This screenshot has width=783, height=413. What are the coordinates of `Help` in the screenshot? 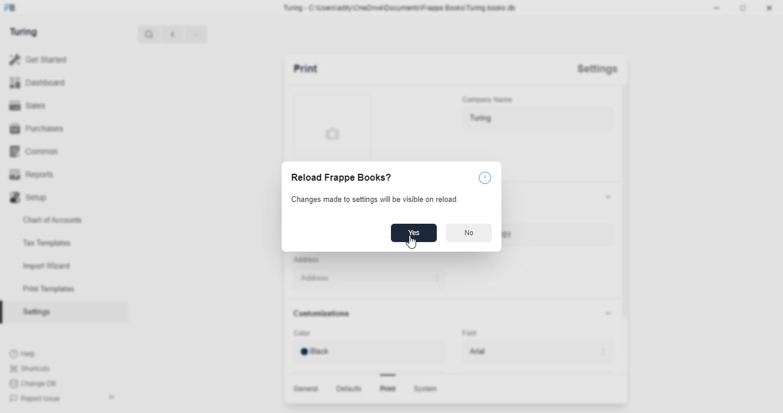 It's located at (25, 353).